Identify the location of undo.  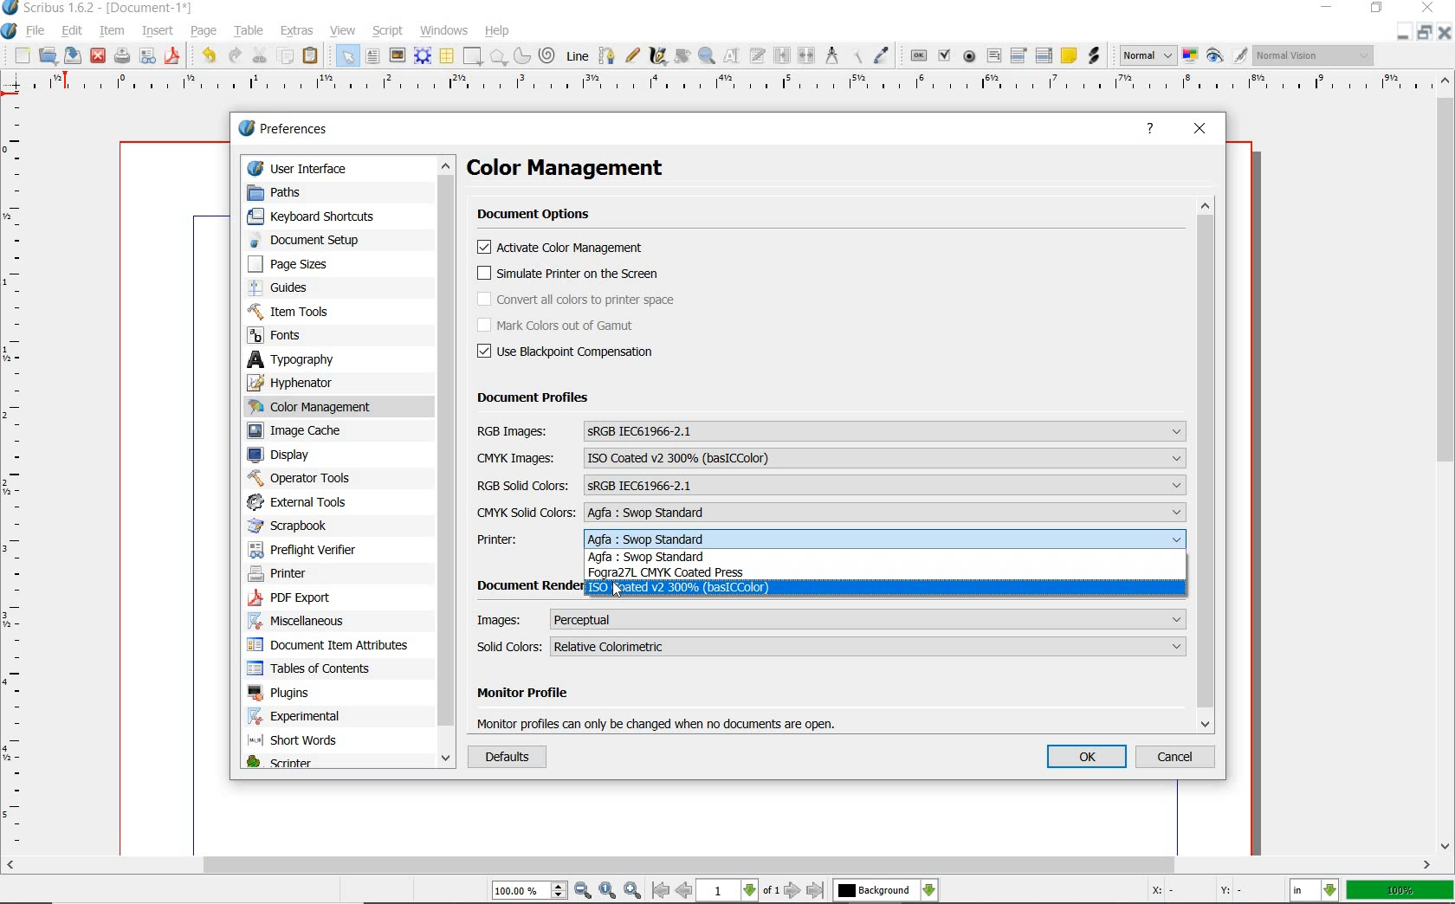
(208, 55).